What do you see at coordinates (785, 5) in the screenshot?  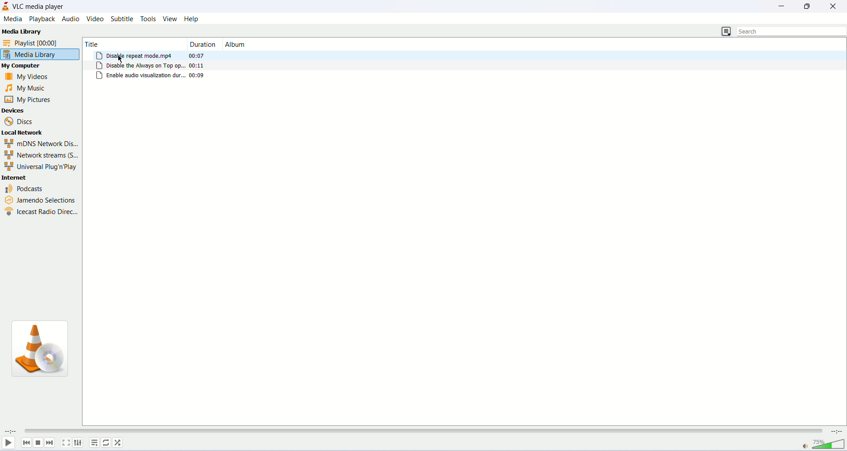 I see `minimize` at bounding box center [785, 5].